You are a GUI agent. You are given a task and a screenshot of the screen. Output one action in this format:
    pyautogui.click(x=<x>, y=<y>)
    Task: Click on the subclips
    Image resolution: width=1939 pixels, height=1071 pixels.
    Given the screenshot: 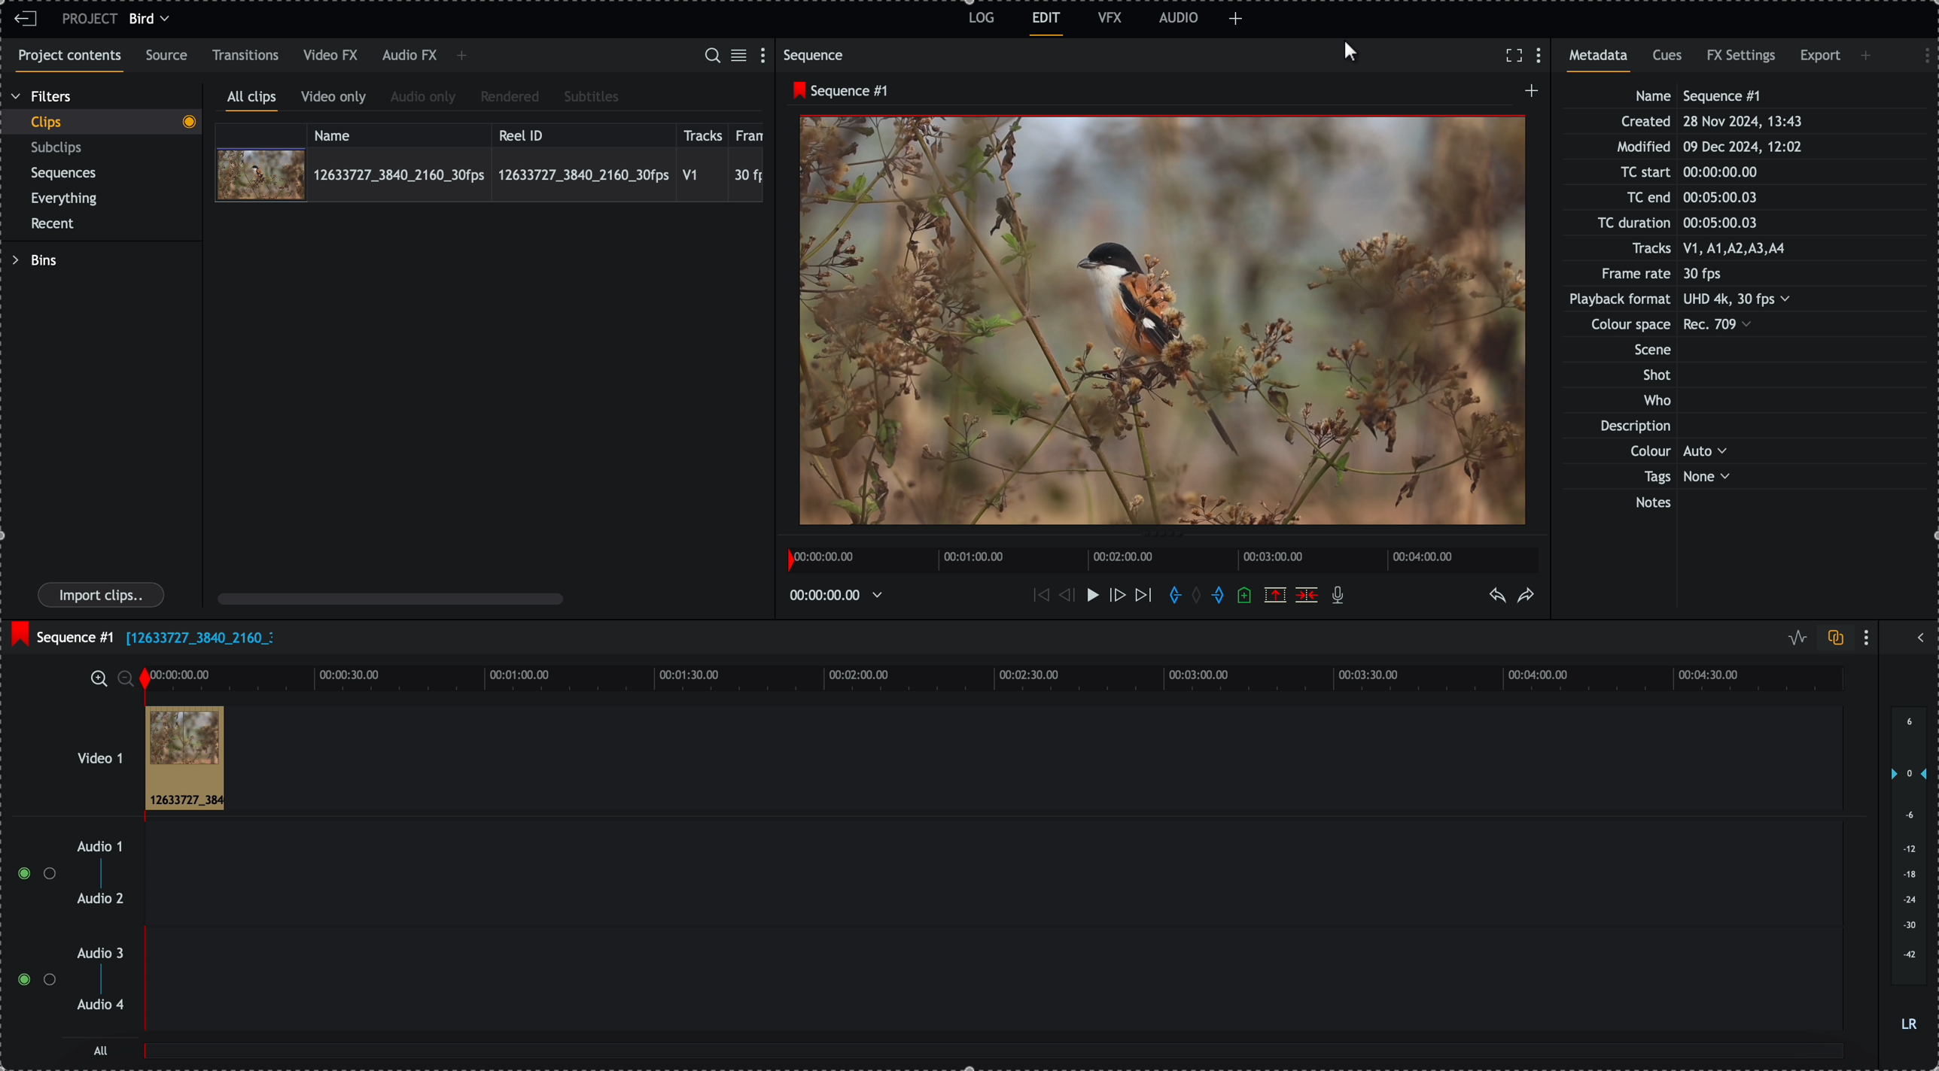 What is the action you would take?
    pyautogui.click(x=59, y=148)
    